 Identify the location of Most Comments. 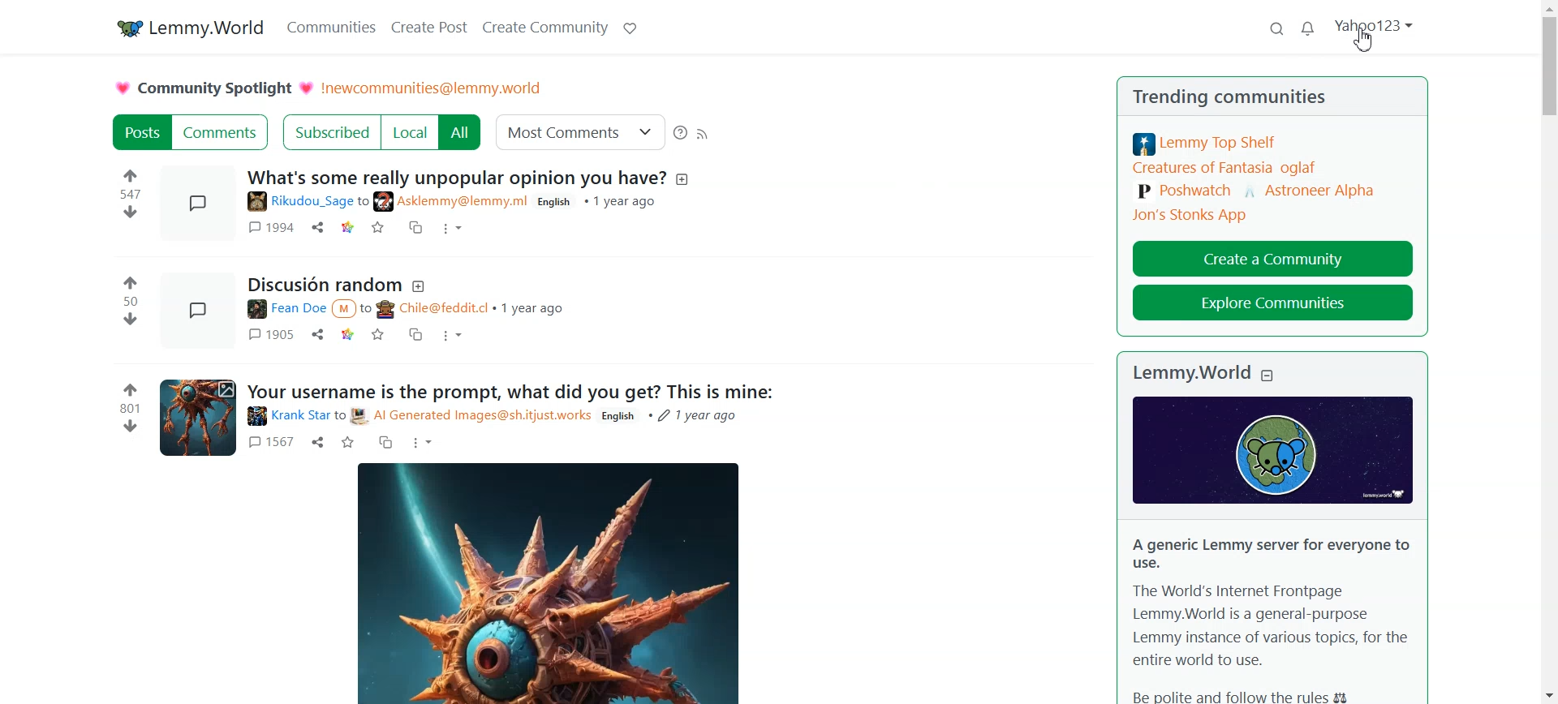
(580, 131).